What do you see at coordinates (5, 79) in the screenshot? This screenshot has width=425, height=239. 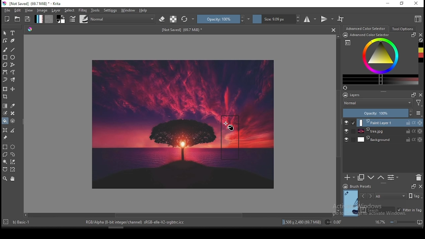 I see `dynamic brush tool` at bounding box center [5, 79].